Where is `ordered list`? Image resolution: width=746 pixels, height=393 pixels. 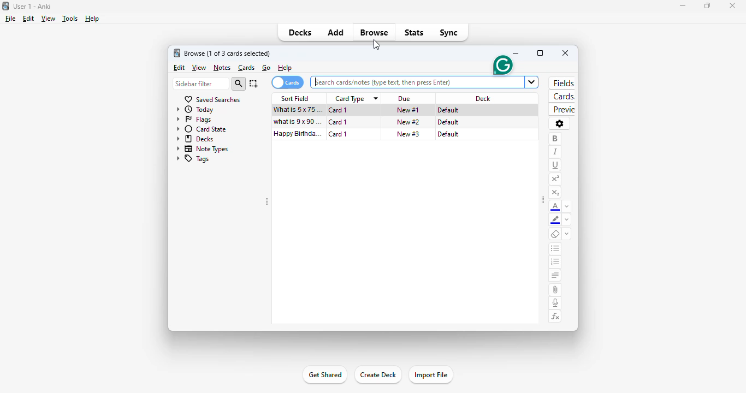
ordered list is located at coordinates (555, 262).